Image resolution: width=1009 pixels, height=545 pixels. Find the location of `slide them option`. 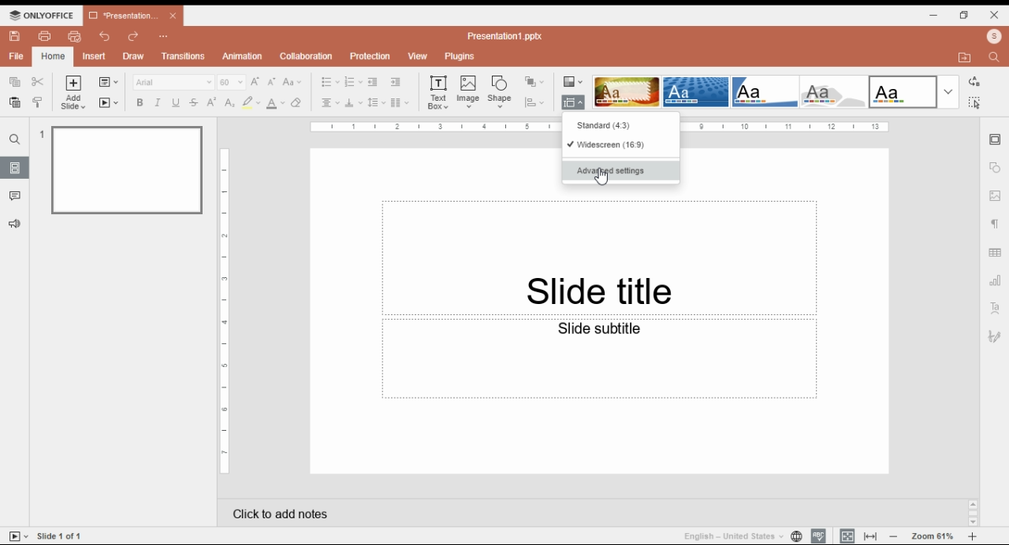

slide them option is located at coordinates (836, 92).